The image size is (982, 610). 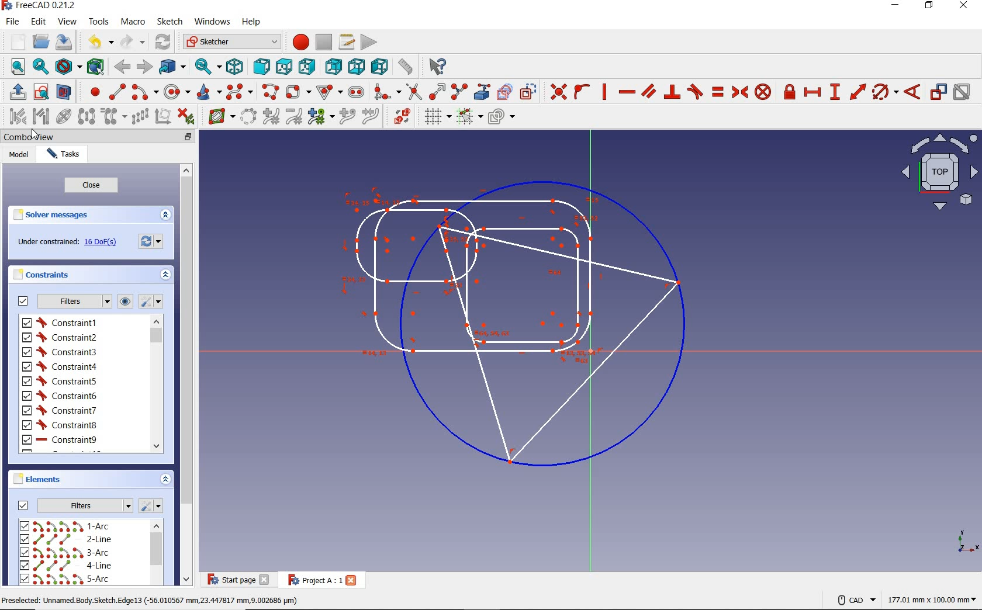 I want to click on macro recording, so click(x=296, y=41).